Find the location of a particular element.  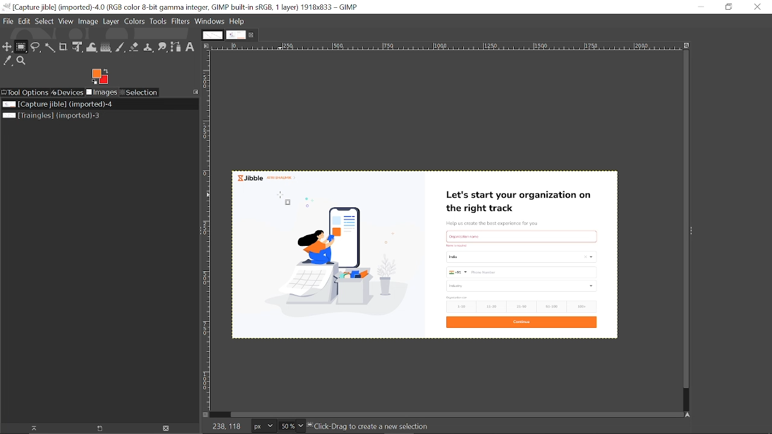

Gradient tool is located at coordinates (106, 47).